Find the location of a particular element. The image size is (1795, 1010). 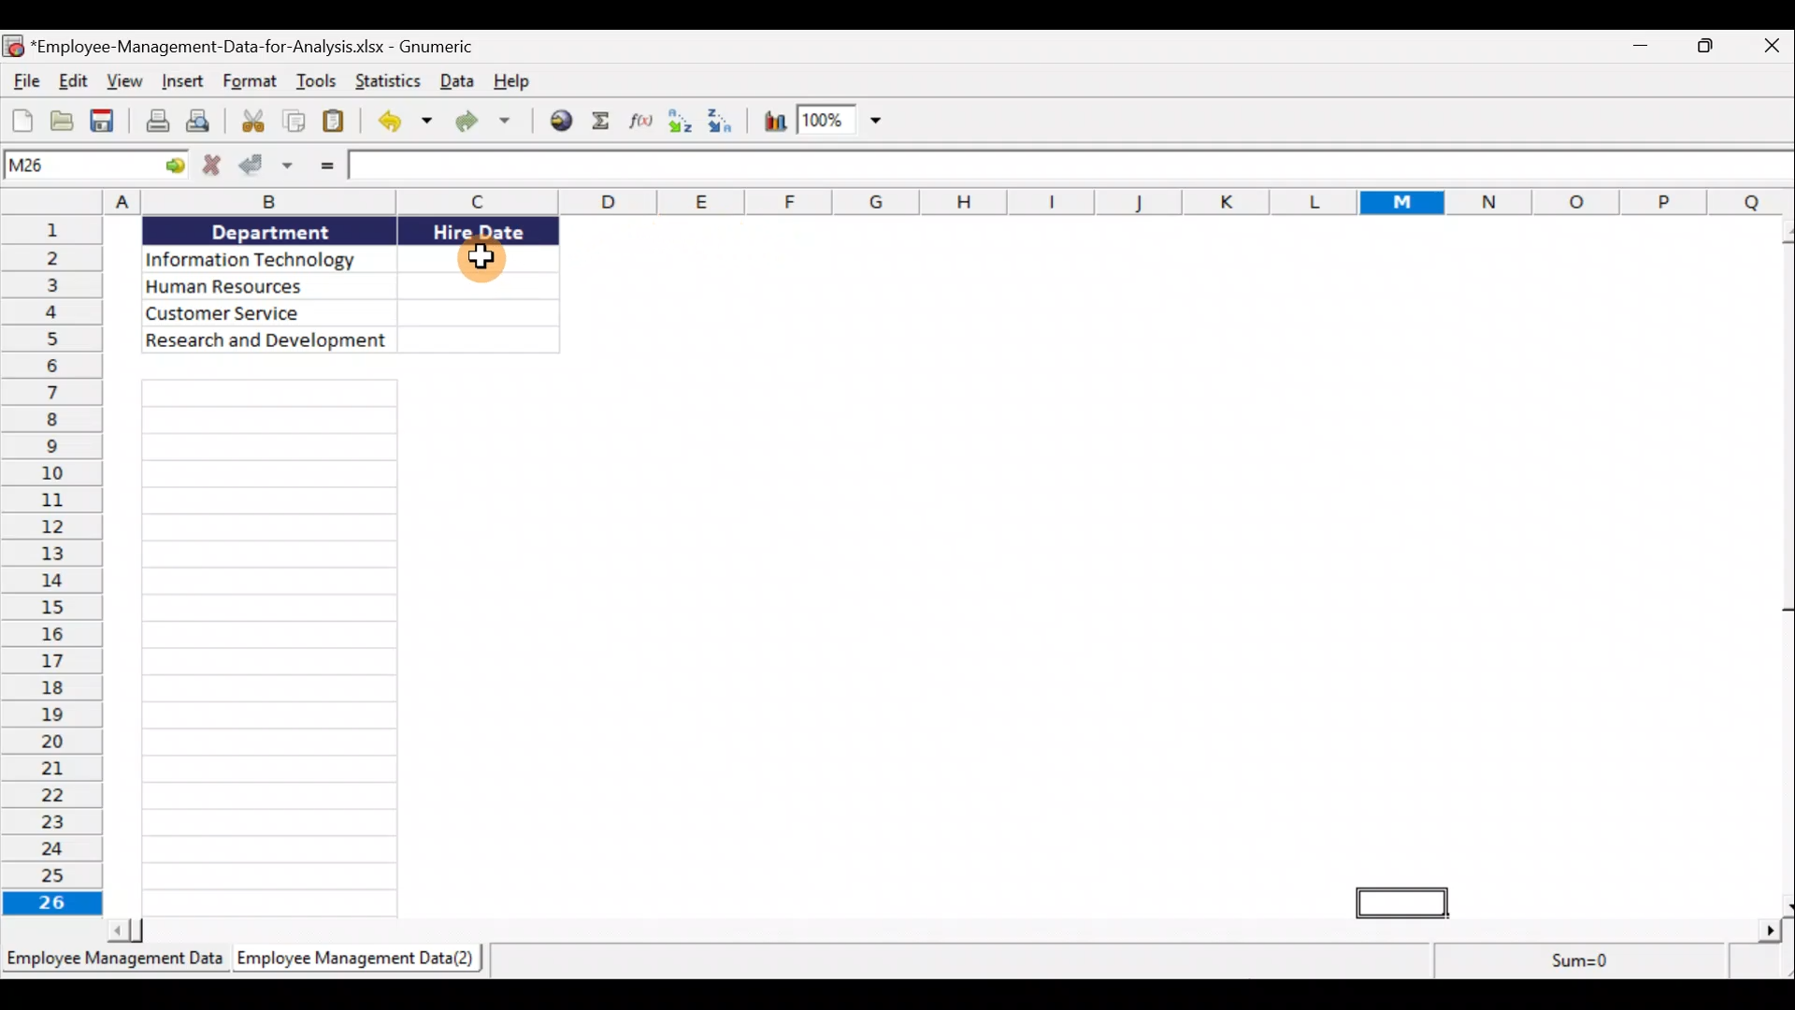

Format is located at coordinates (251, 84).